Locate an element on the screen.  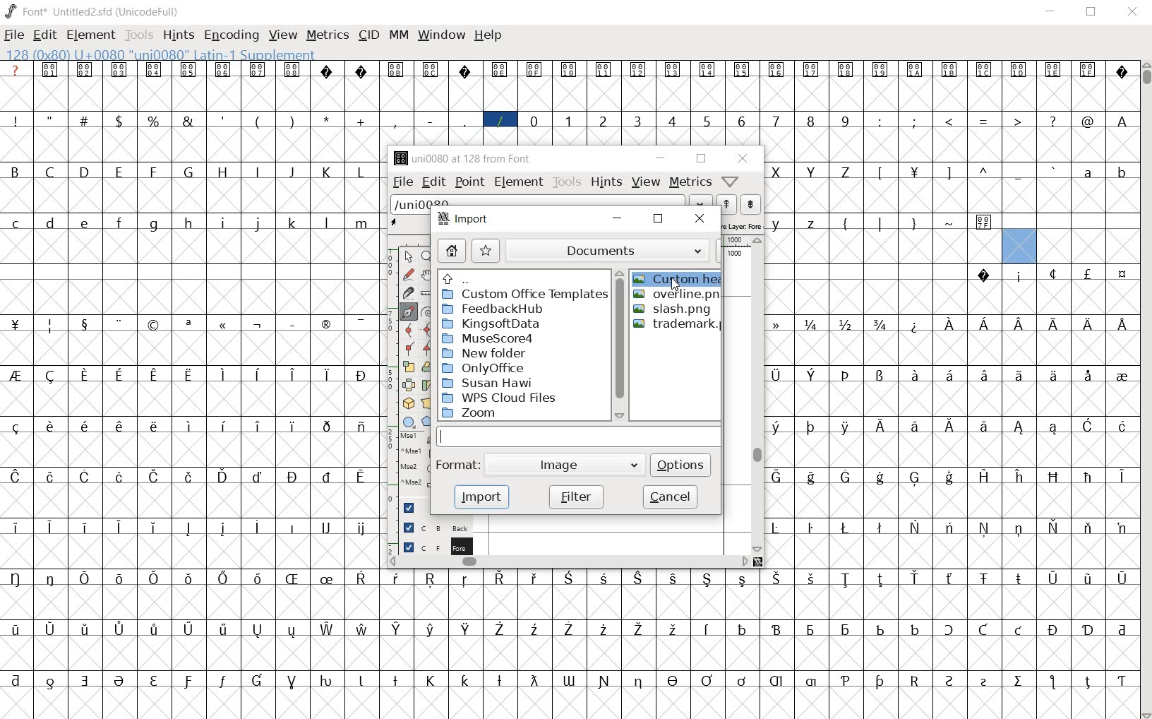
glyph is located at coordinates (1019, 578).